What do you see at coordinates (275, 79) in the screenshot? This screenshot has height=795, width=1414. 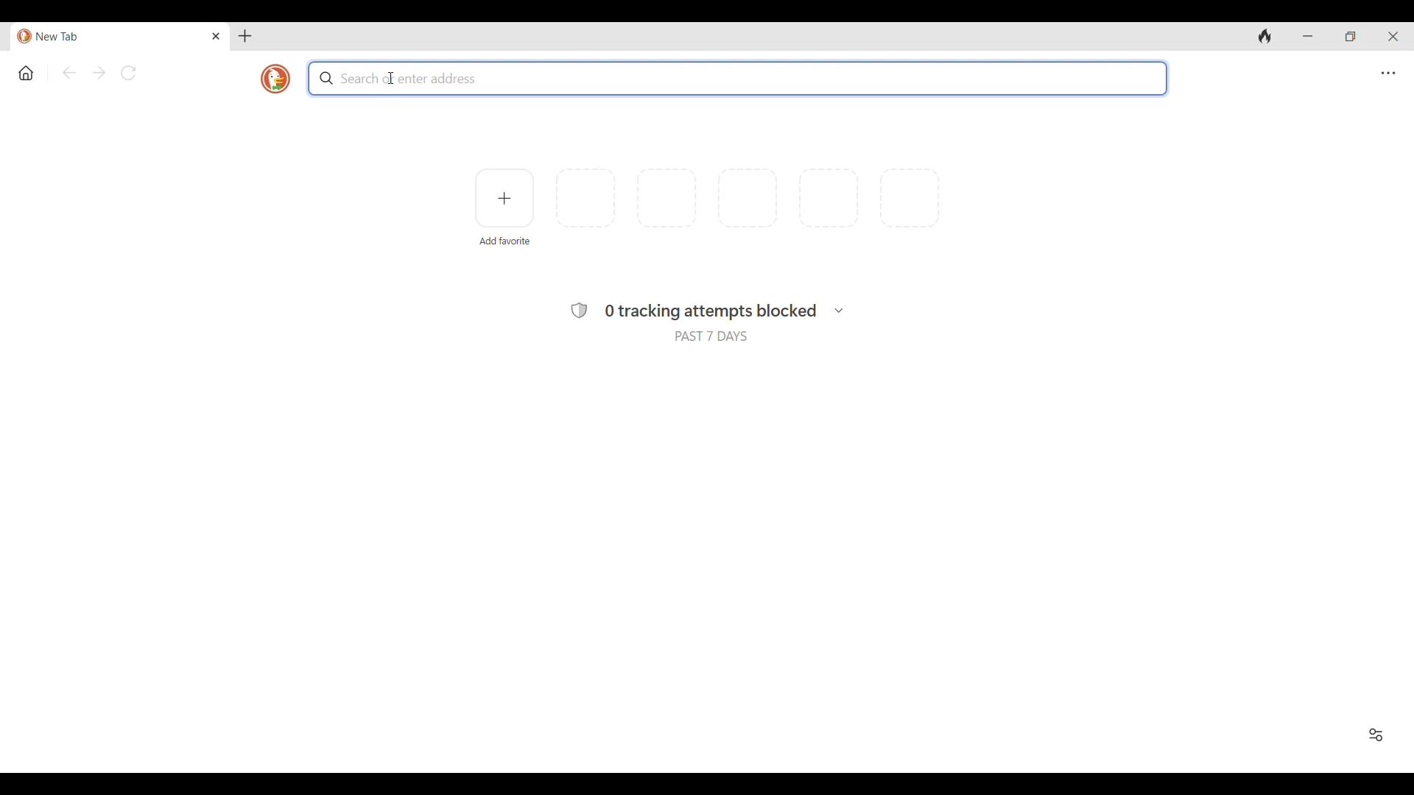 I see `Browser logo` at bounding box center [275, 79].